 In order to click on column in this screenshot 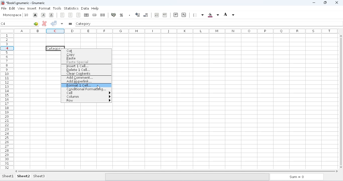, I will do `click(88, 97)`.